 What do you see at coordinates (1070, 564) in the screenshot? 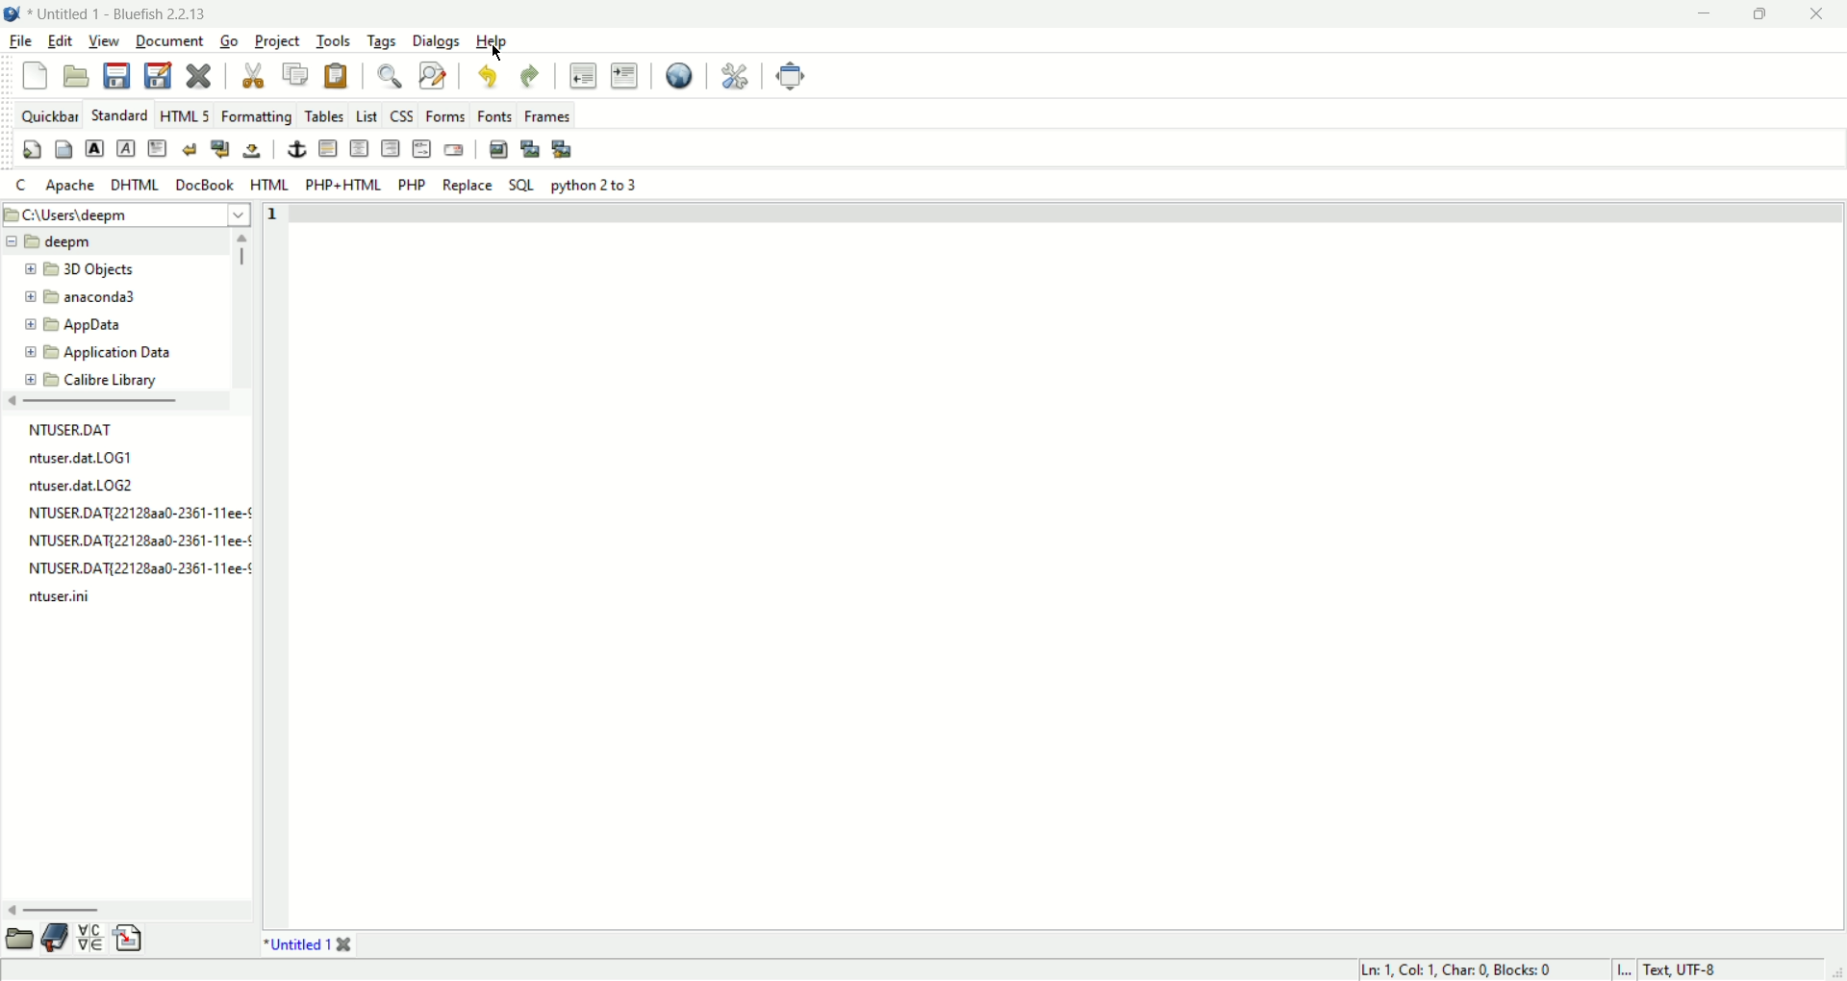
I see `editor` at bounding box center [1070, 564].